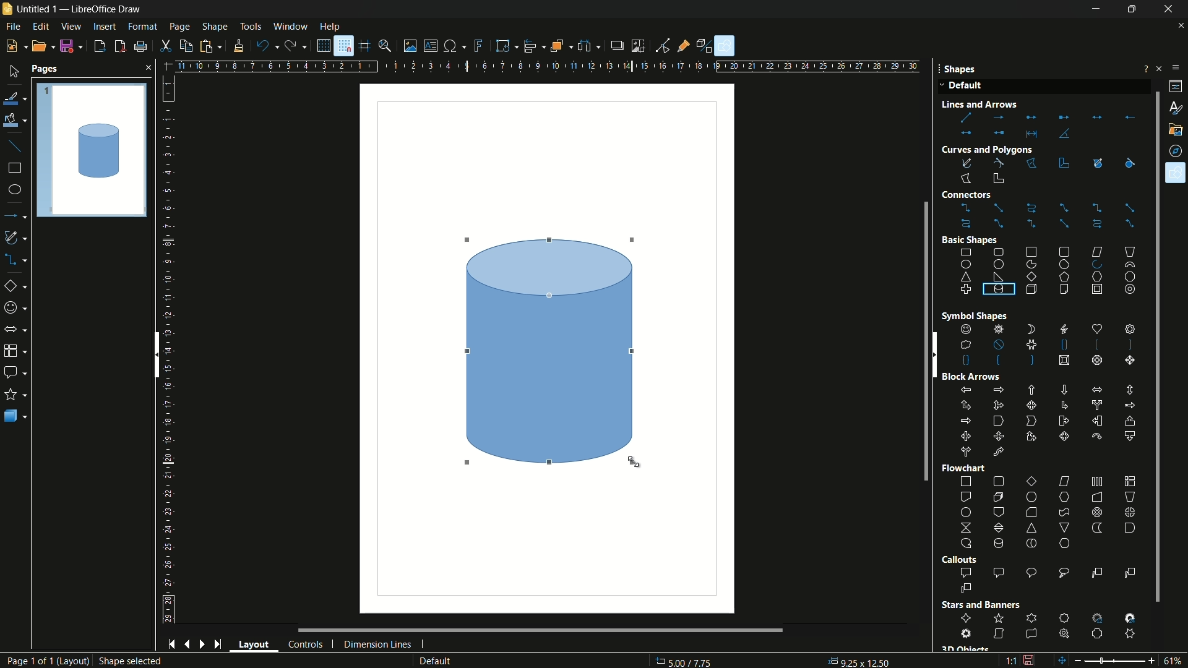 This screenshot has width=1188, height=668. I want to click on Stars, so click(985, 606).